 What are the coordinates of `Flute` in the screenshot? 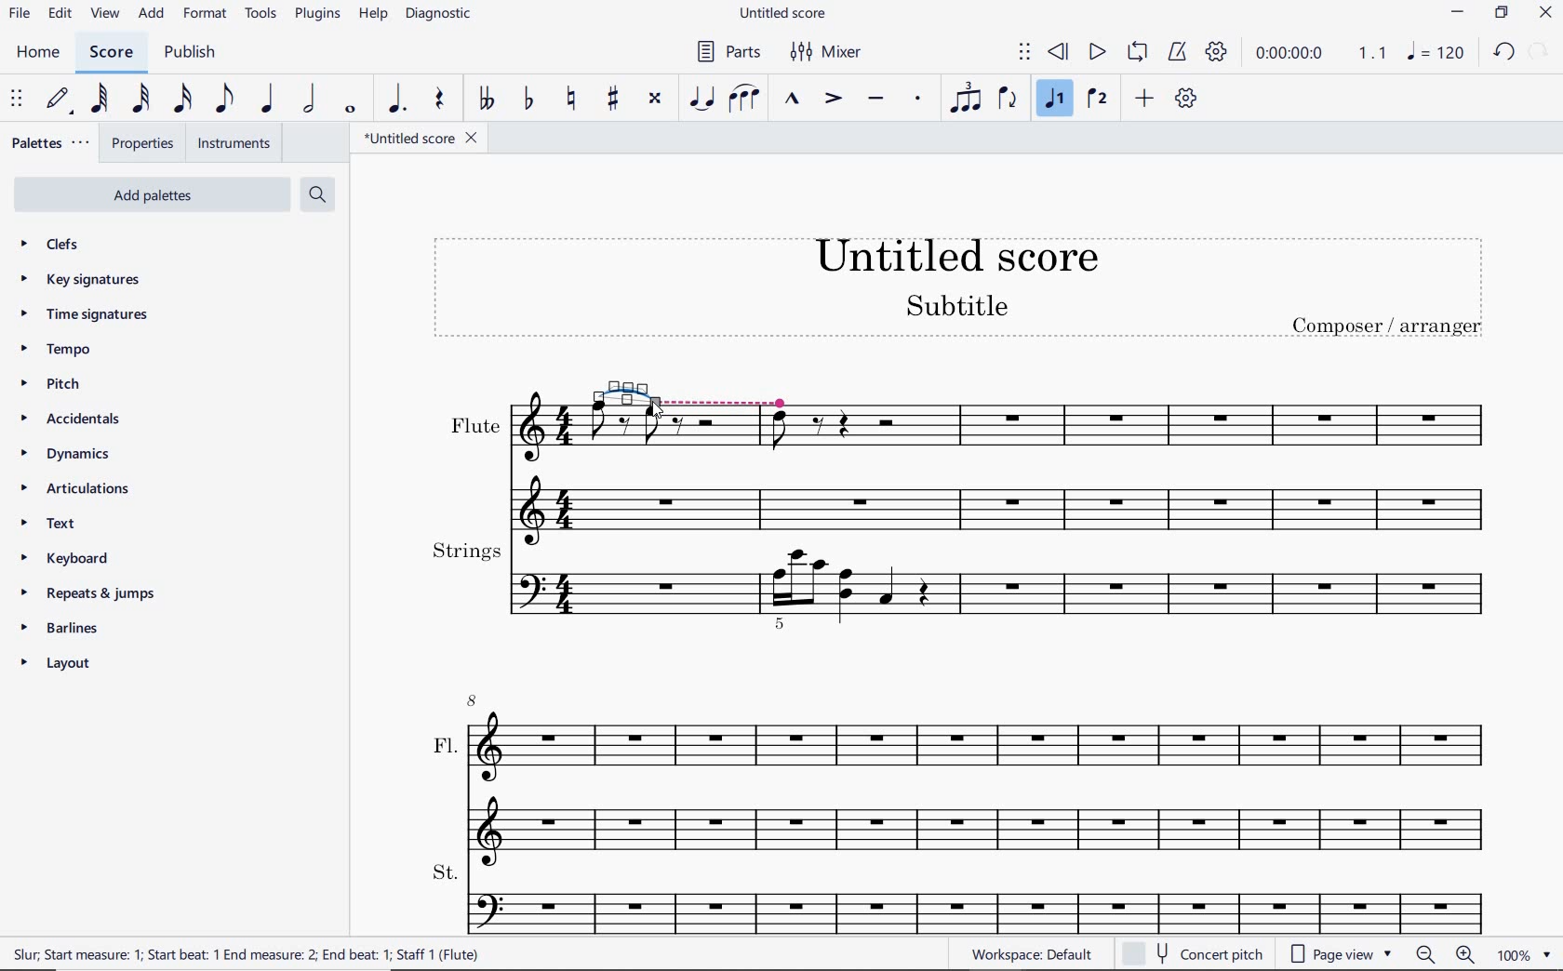 It's located at (1150, 459).